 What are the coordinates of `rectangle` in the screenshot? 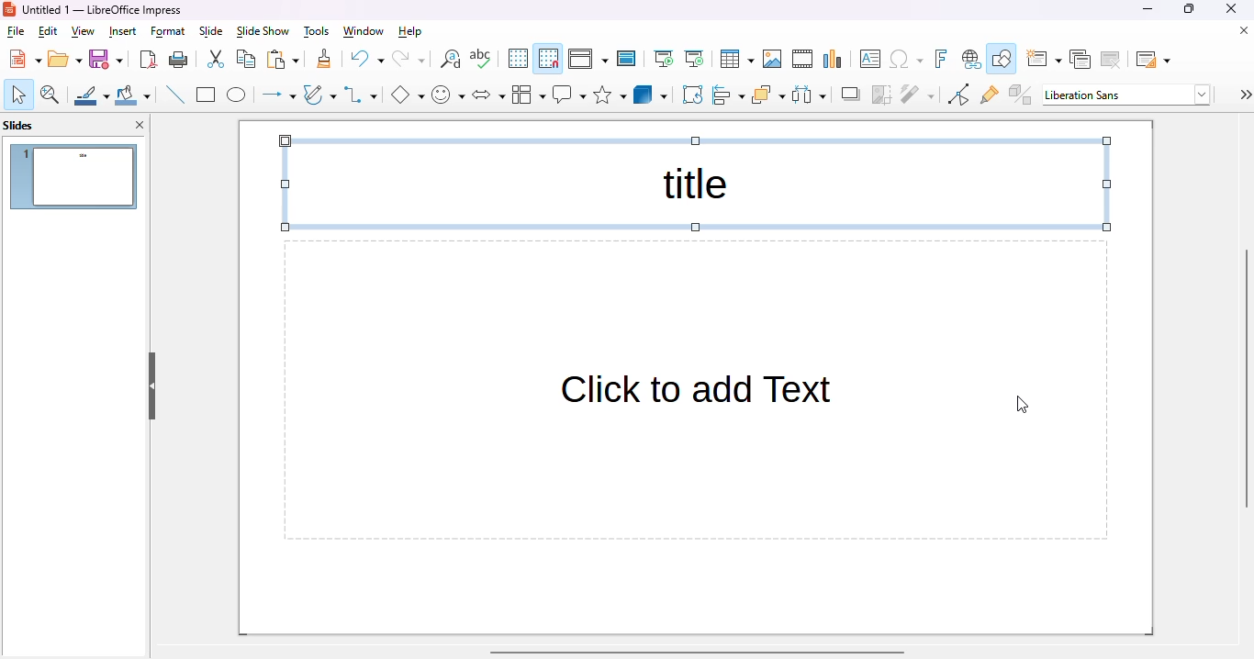 It's located at (207, 95).